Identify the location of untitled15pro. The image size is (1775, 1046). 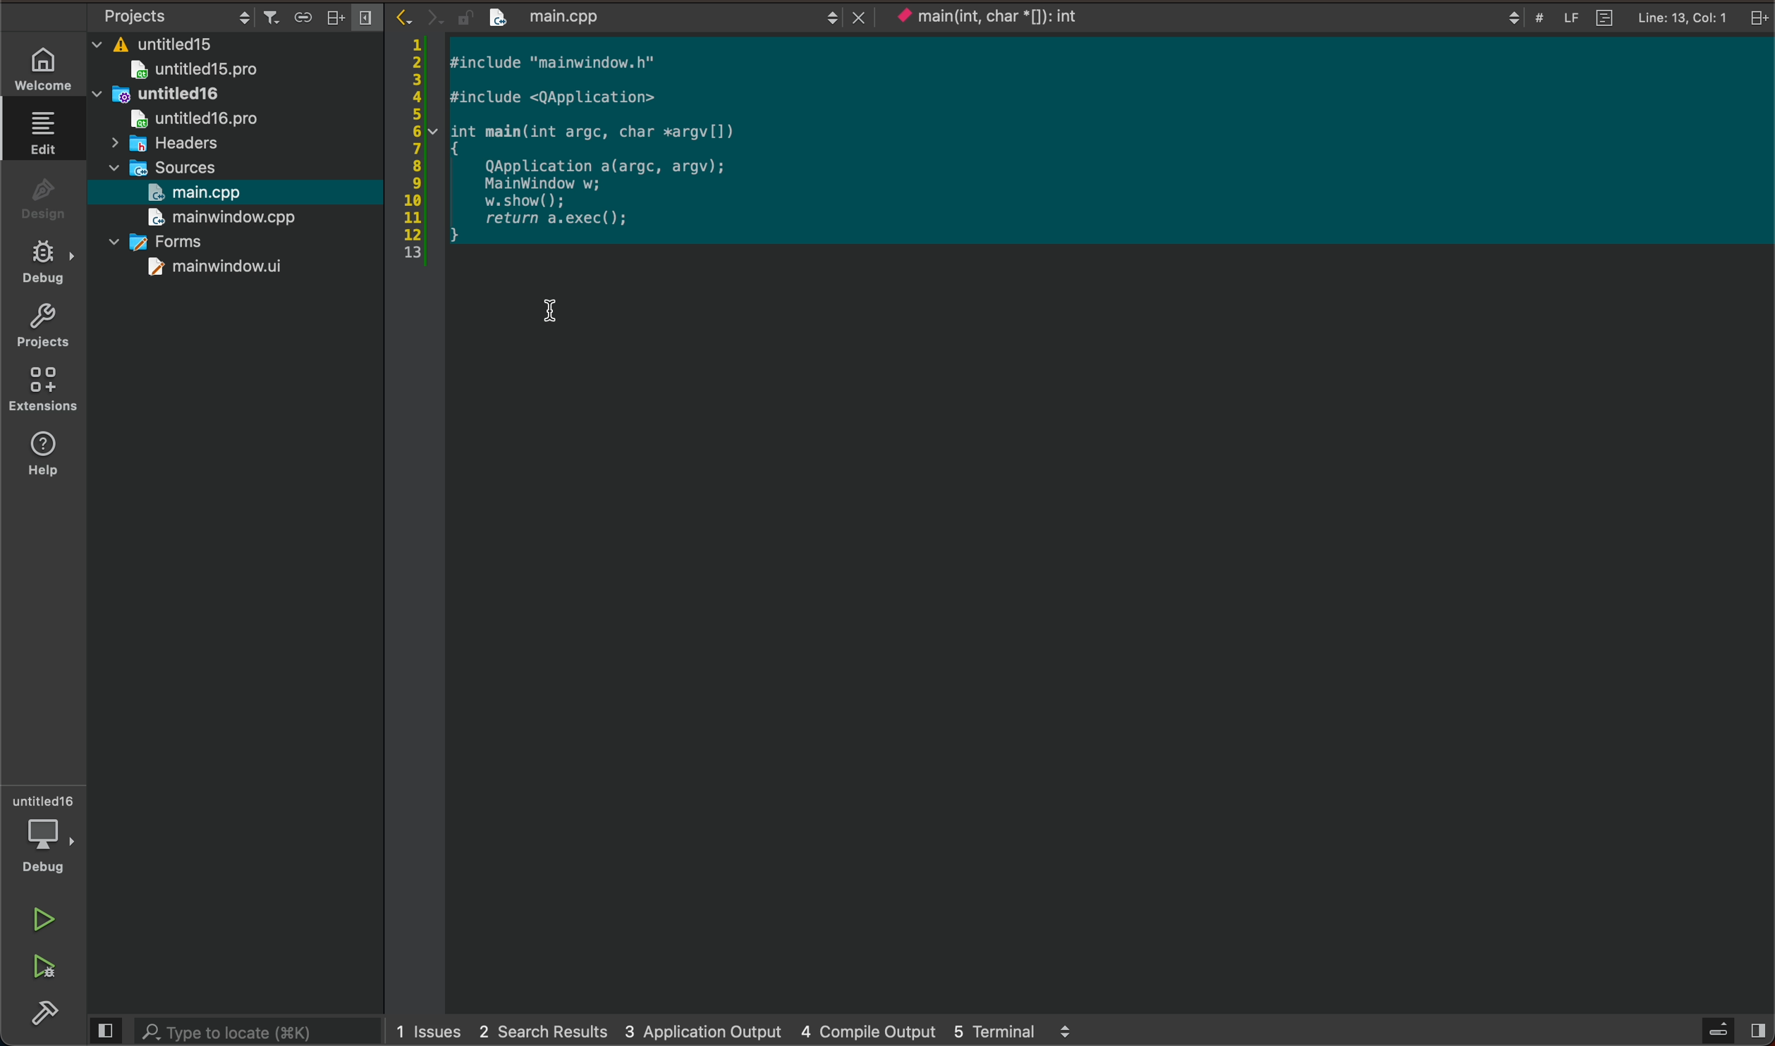
(205, 71).